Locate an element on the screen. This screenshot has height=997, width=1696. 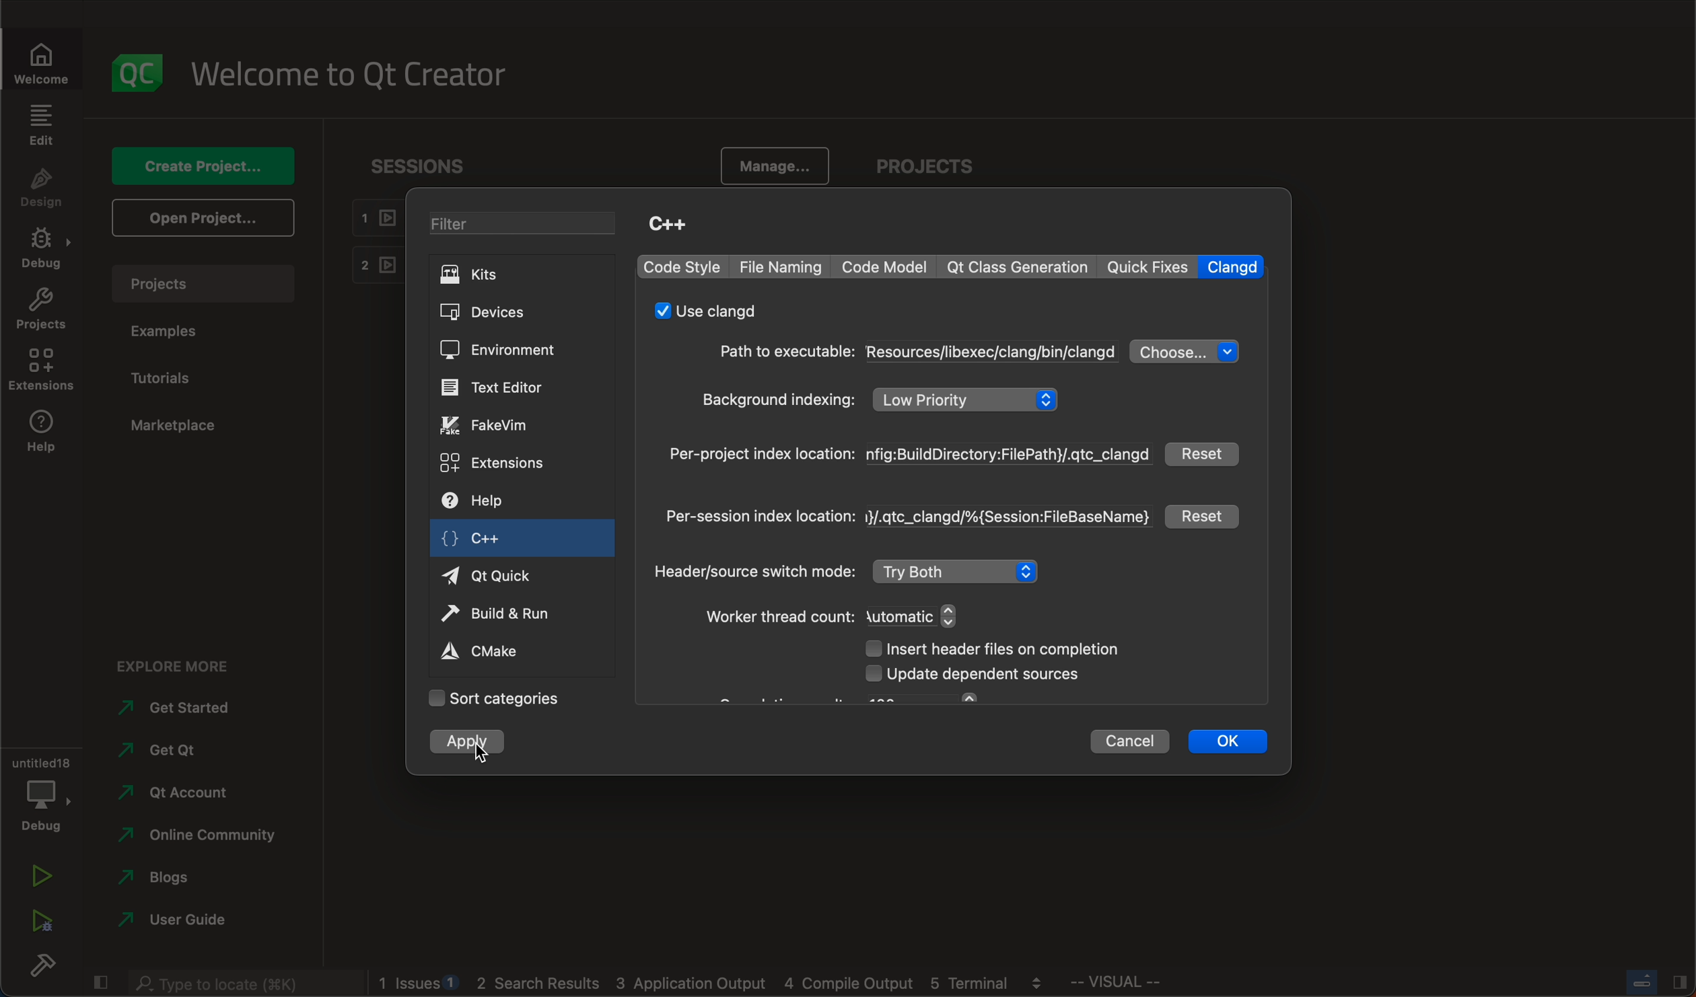
logo is located at coordinates (134, 69).